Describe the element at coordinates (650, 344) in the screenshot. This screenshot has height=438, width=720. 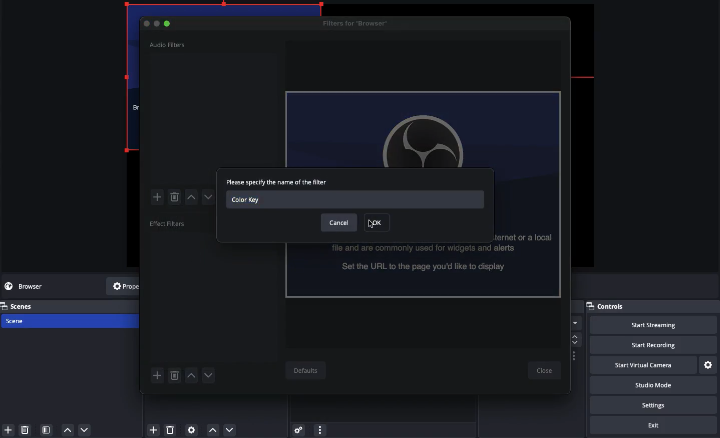
I see `Start recording` at that location.